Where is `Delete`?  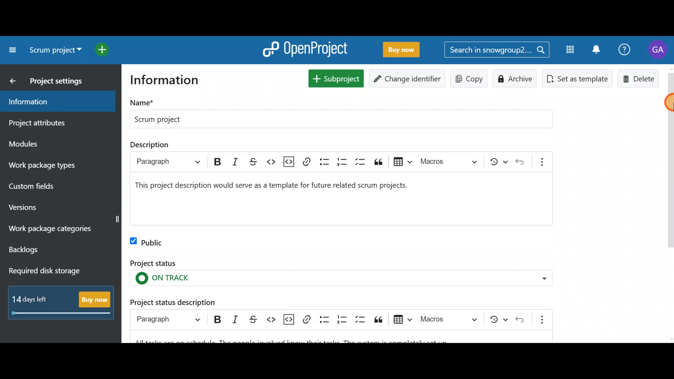
Delete is located at coordinates (643, 78).